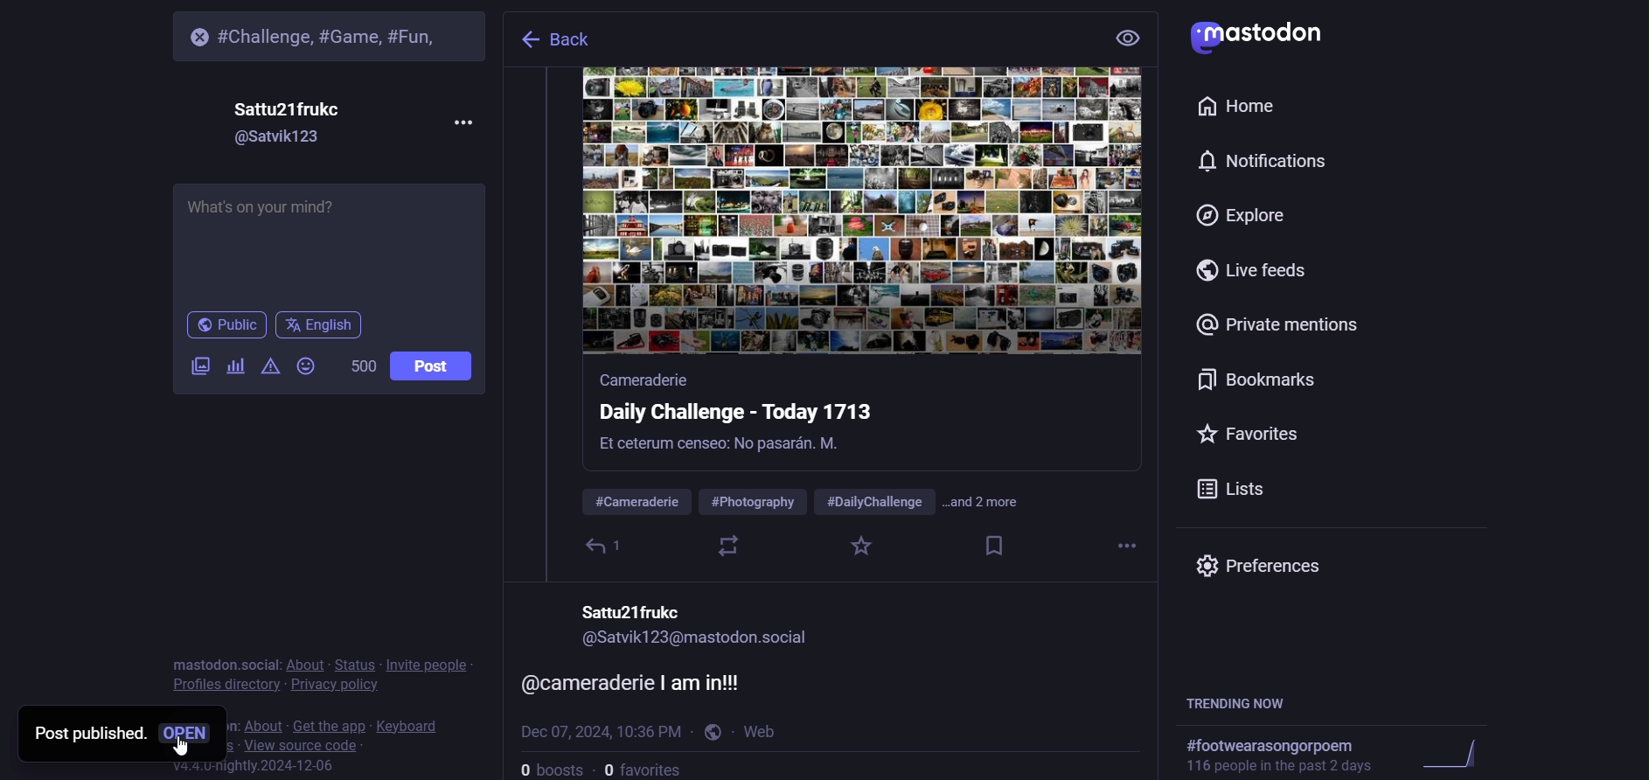  Describe the element at coordinates (1257, 271) in the screenshot. I see `live feed` at that location.